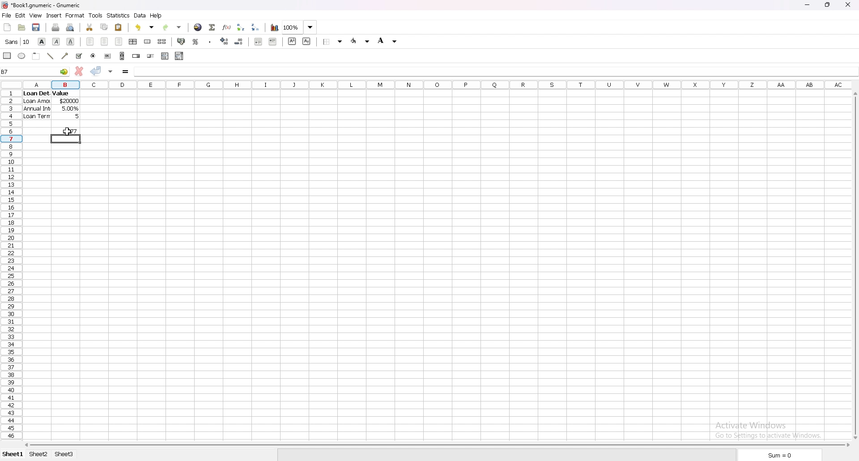  What do you see at coordinates (37, 27) in the screenshot?
I see `save` at bounding box center [37, 27].